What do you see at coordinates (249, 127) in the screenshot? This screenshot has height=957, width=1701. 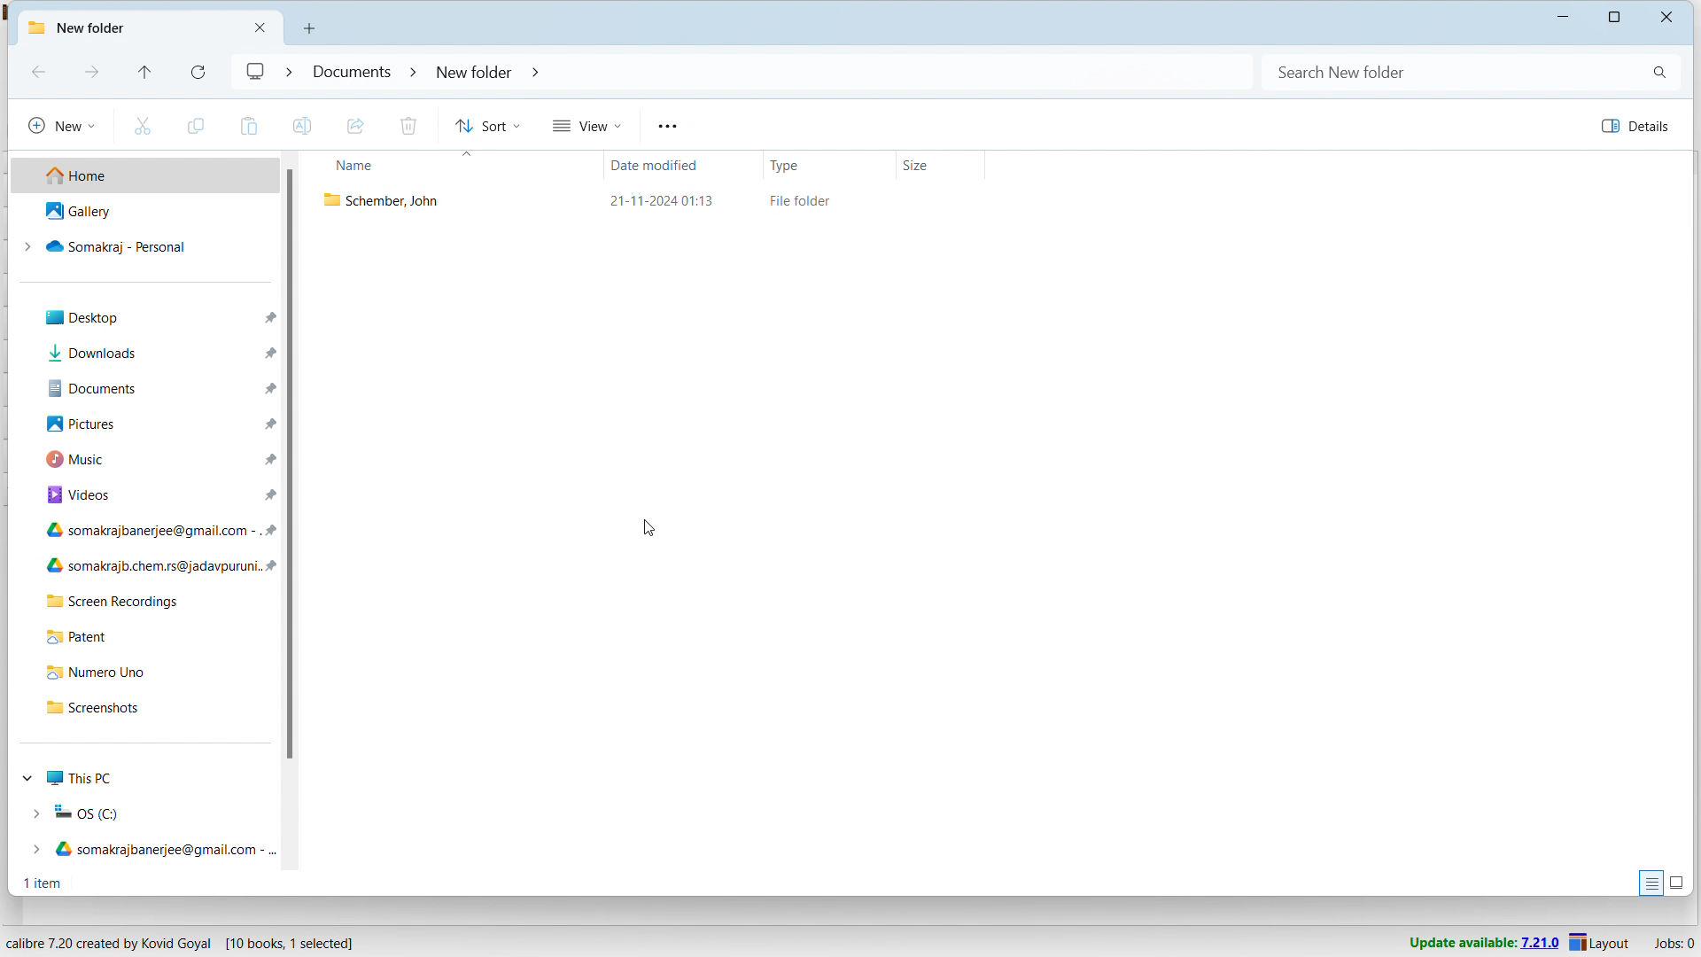 I see `paste` at bounding box center [249, 127].